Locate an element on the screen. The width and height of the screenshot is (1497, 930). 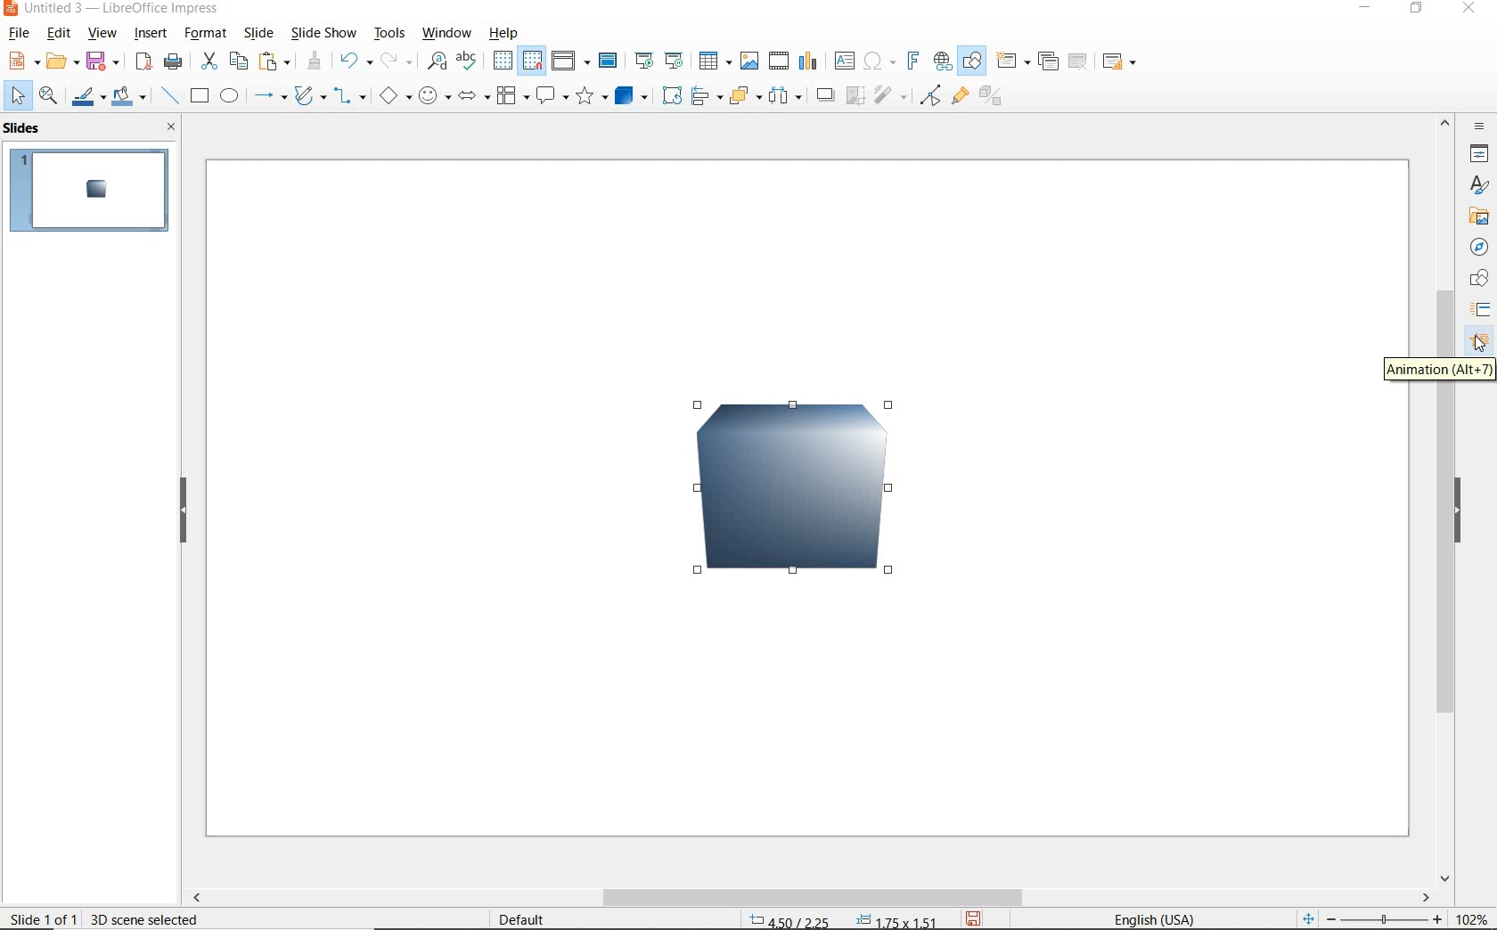
window is located at coordinates (445, 33).